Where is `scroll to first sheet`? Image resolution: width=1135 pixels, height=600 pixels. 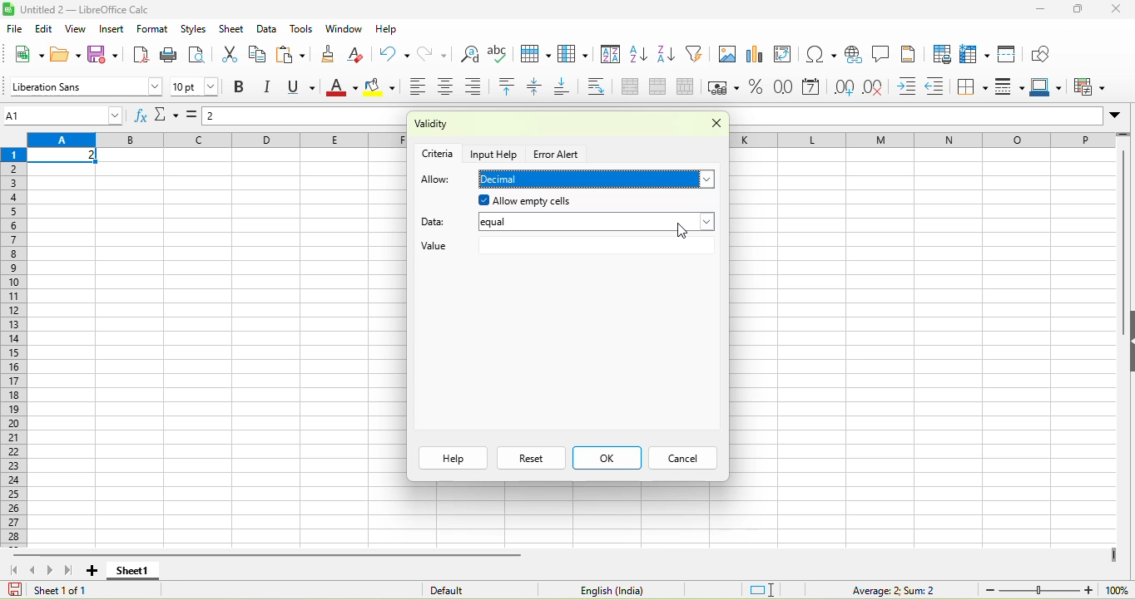
scroll to first sheet is located at coordinates (12, 569).